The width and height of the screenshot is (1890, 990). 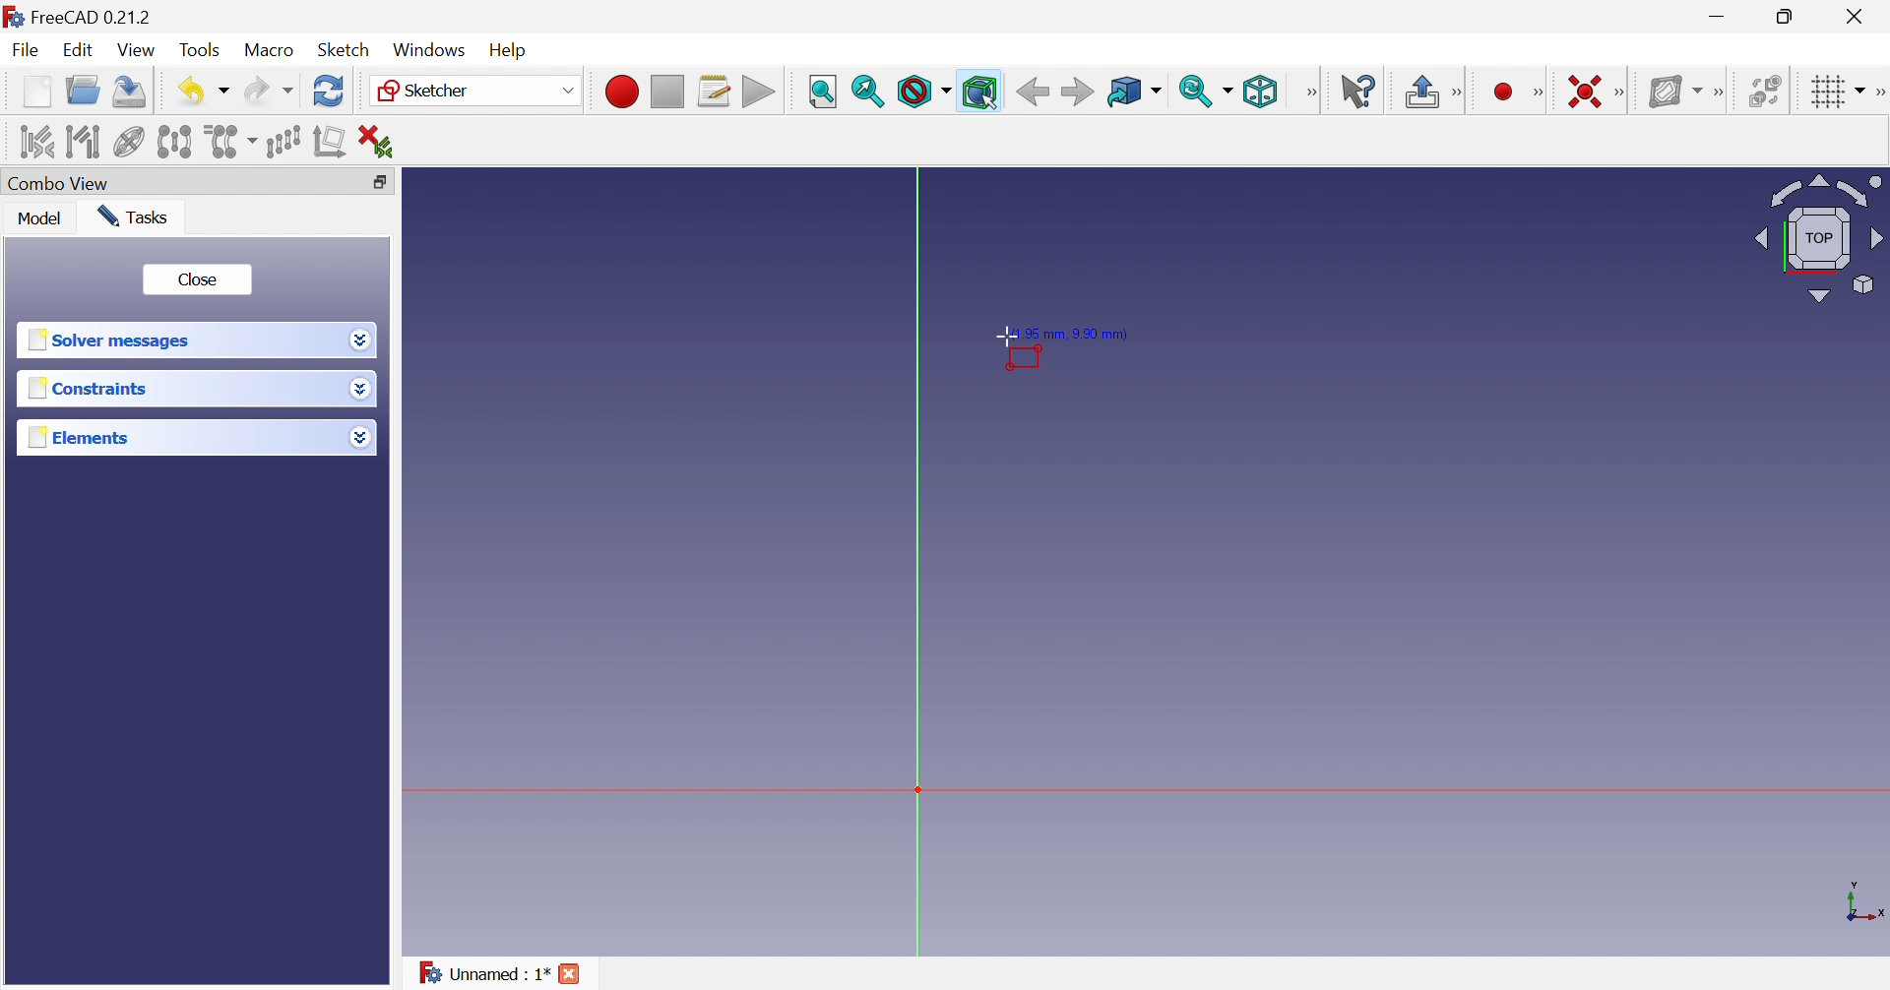 What do you see at coordinates (823, 92) in the screenshot?
I see `Fit all` at bounding box center [823, 92].